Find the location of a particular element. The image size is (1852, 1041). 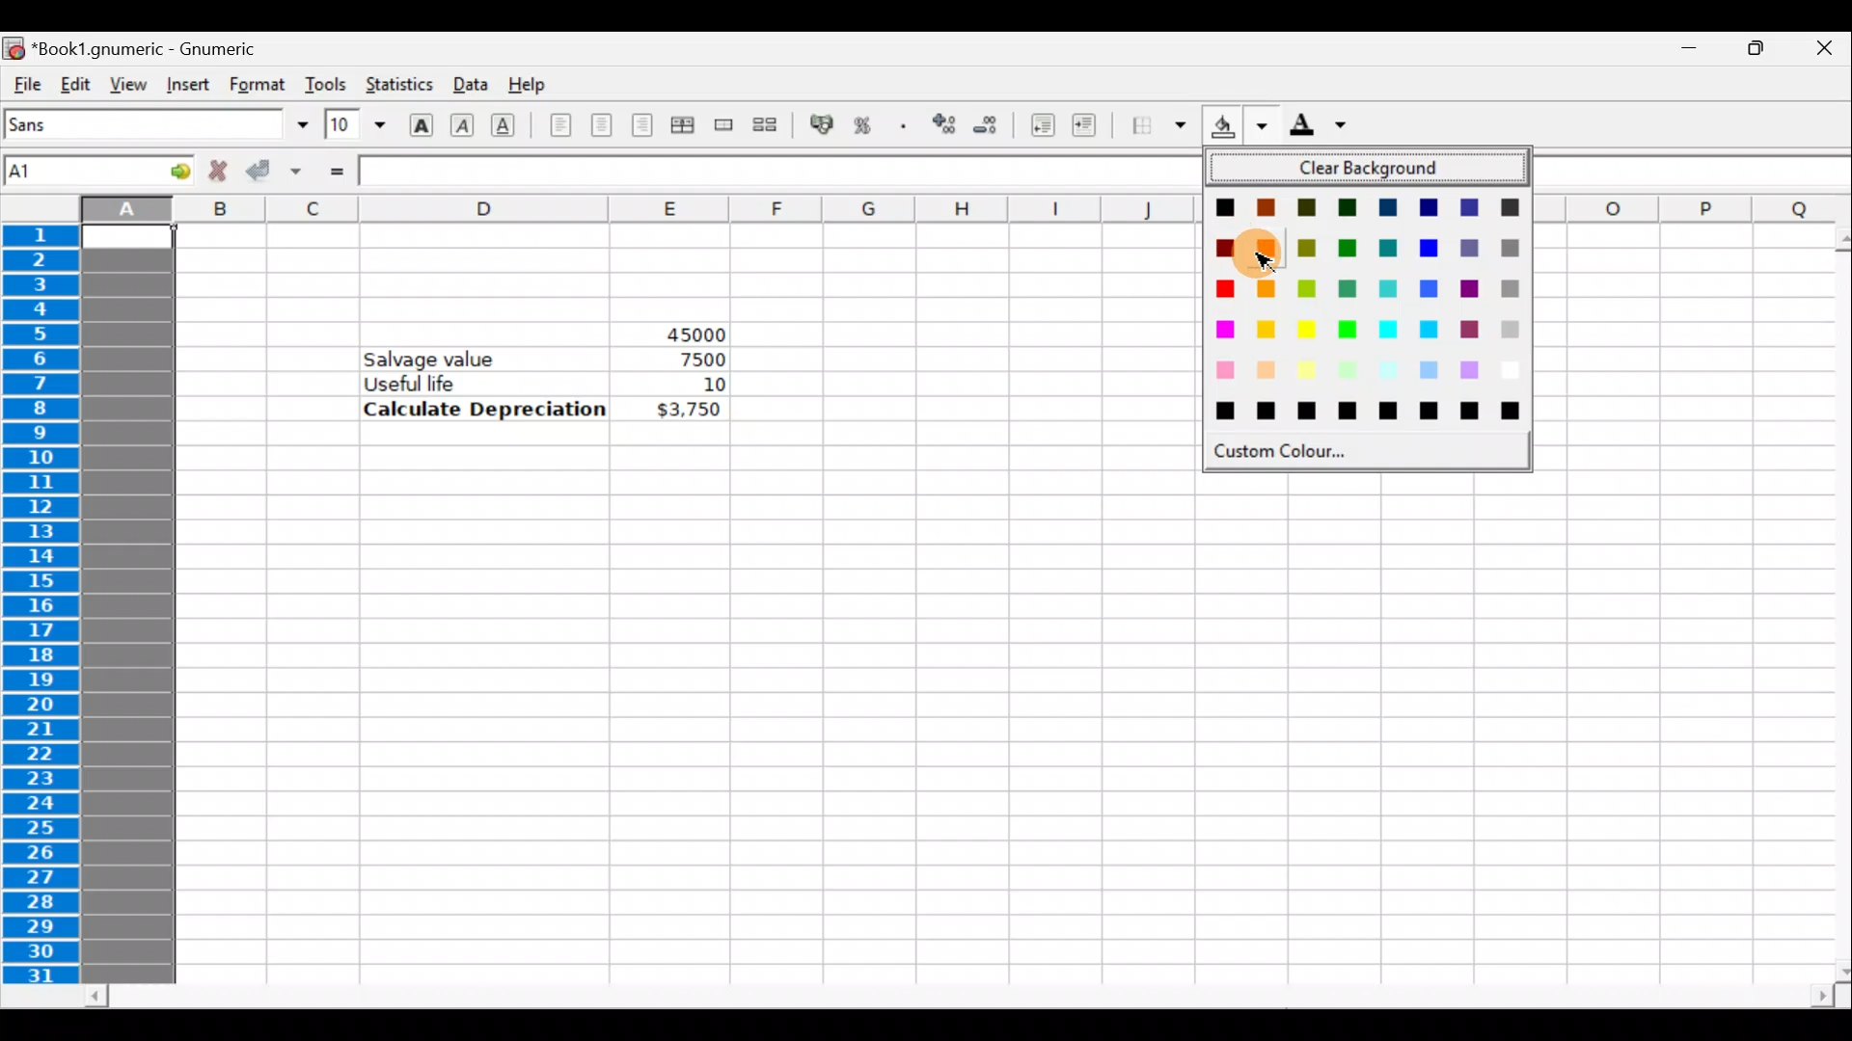

Accept change is located at coordinates (273, 172).